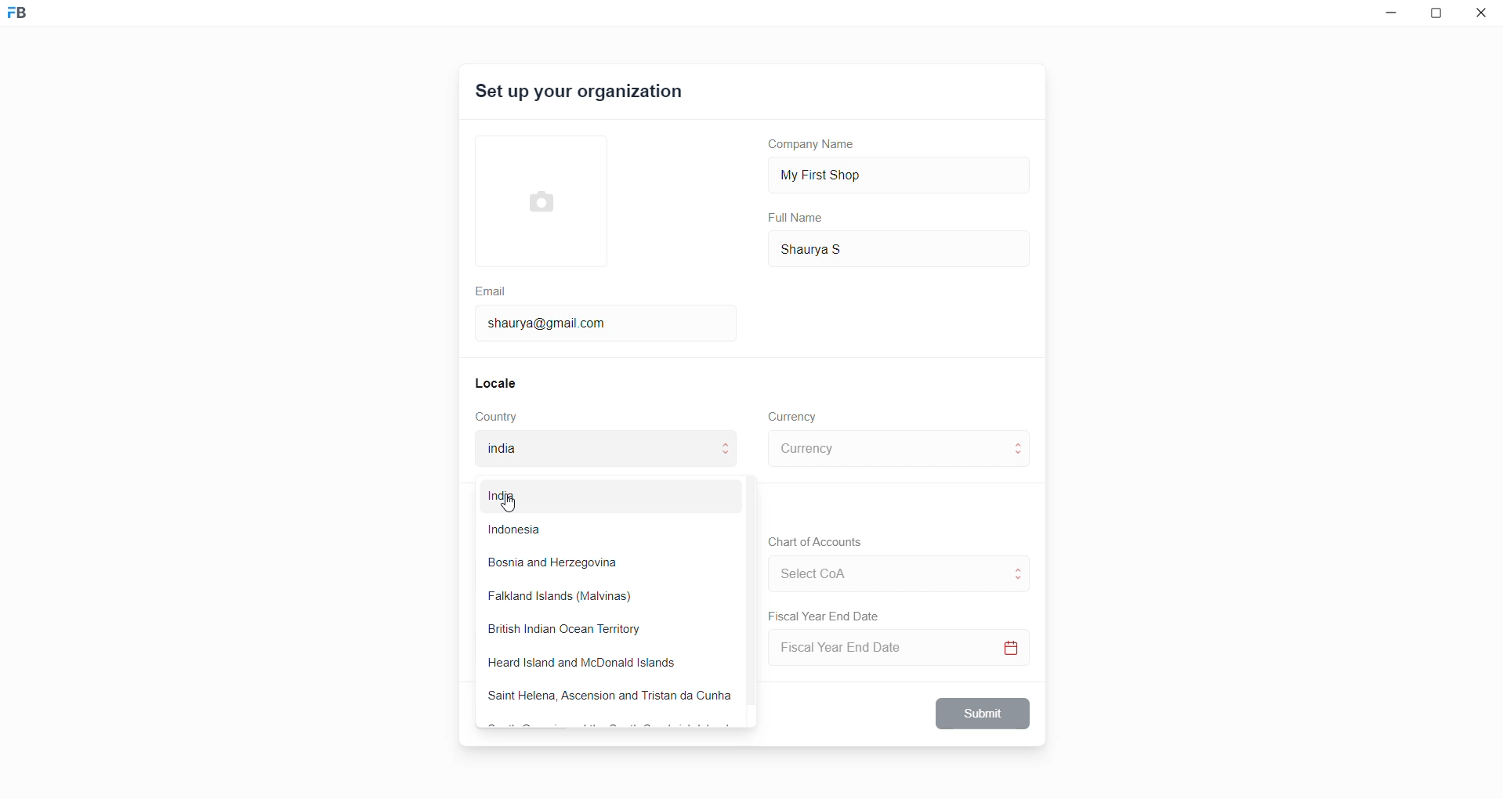 The height and width of the screenshot is (799, 1503). I want to click on Locale, so click(497, 382).